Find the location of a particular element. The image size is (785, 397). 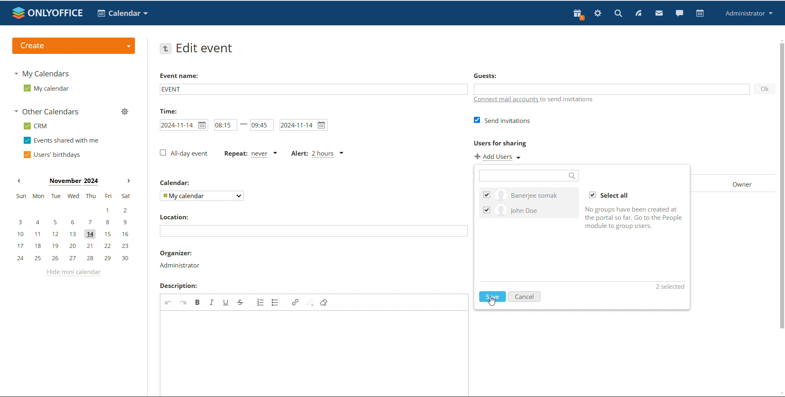

organiser is located at coordinates (175, 253).